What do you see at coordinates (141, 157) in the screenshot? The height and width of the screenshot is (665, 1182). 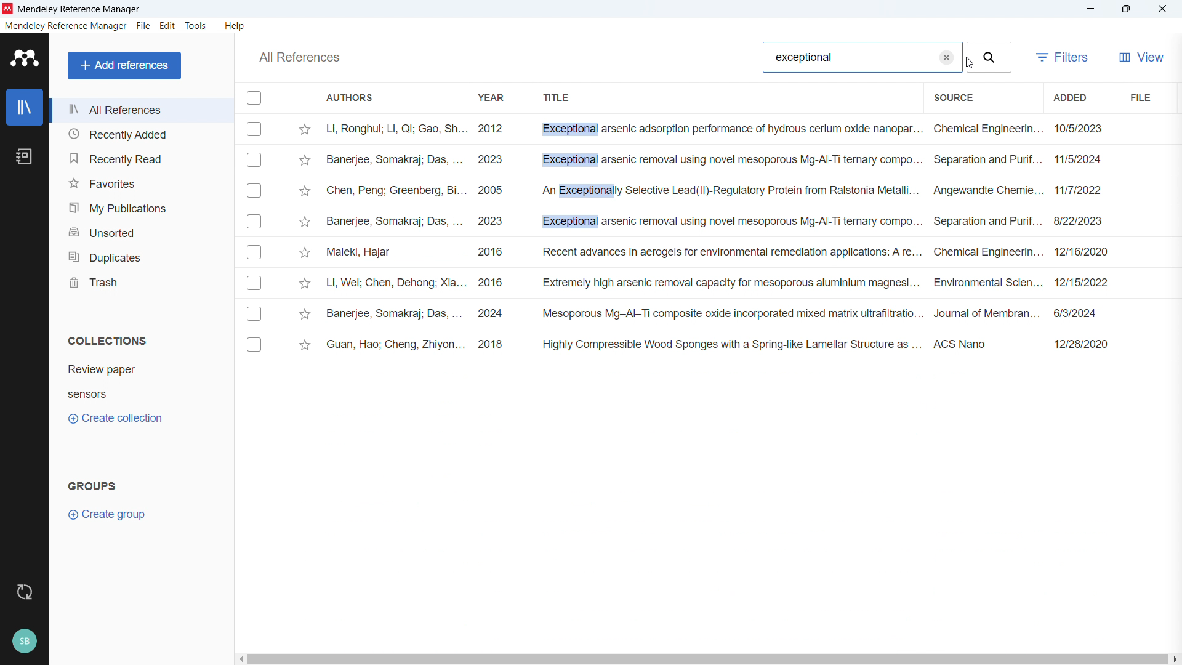 I see `Recently read ` at bounding box center [141, 157].